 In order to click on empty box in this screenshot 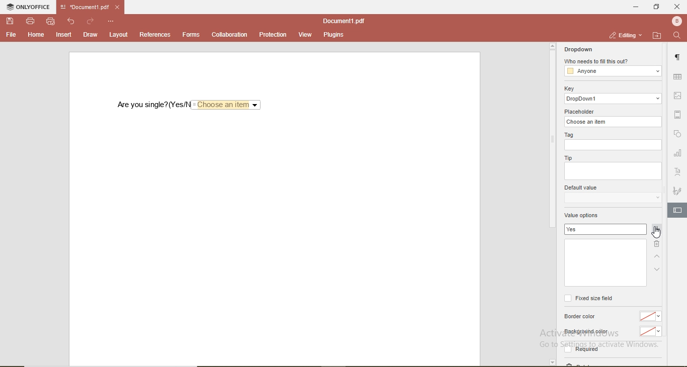, I will do `click(614, 171)`.